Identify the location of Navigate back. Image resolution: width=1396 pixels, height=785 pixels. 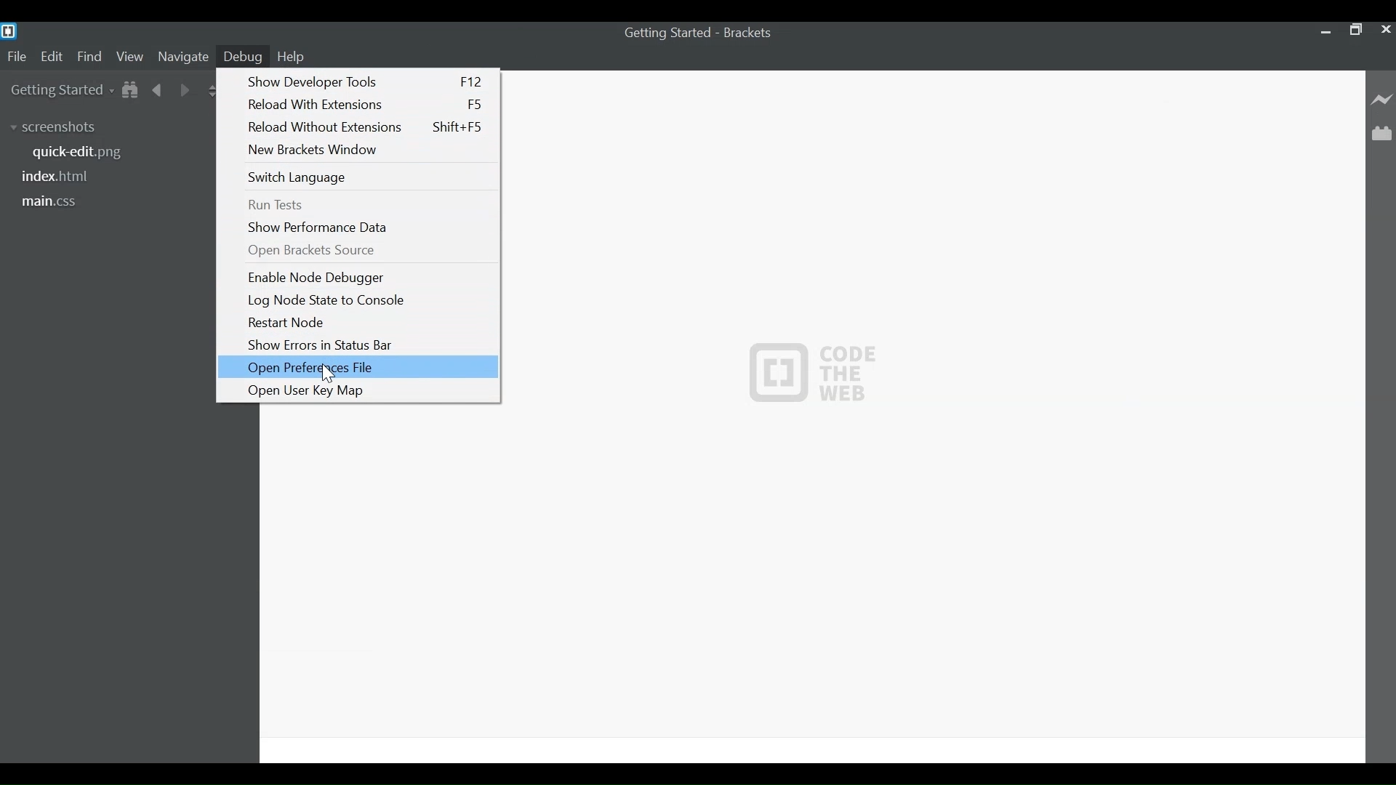
(158, 92).